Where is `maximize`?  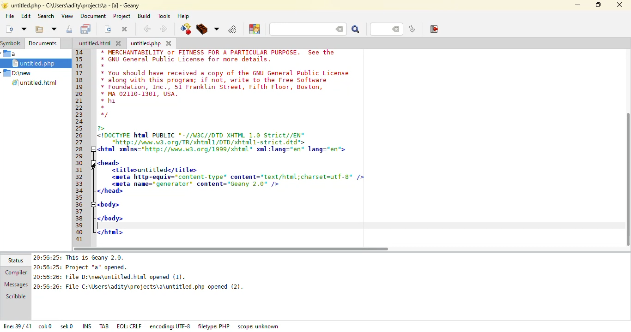
maximize is located at coordinates (598, 4).